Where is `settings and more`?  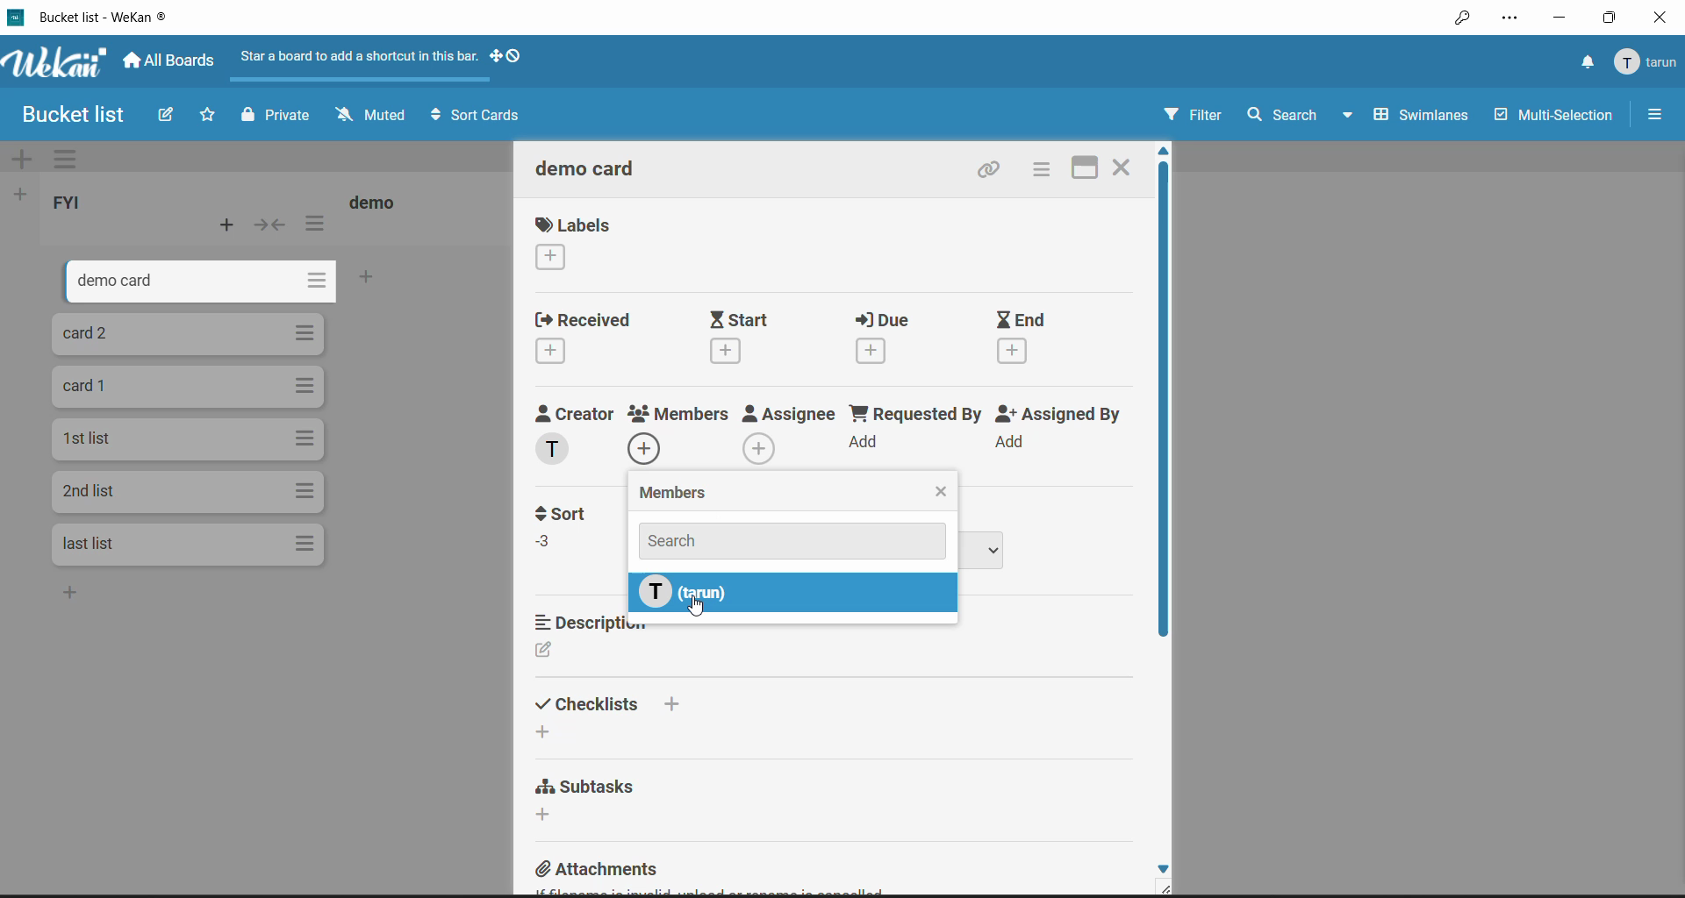
settings and more is located at coordinates (1509, 19).